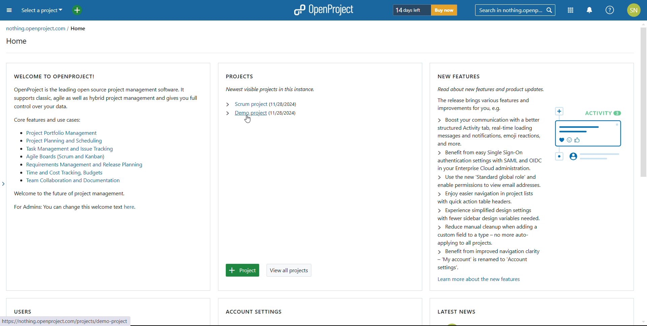 Image resolution: width=647 pixels, height=326 pixels. What do you see at coordinates (247, 120) in the screenshot?
I see `cursor` at bounding box center [247, 120].